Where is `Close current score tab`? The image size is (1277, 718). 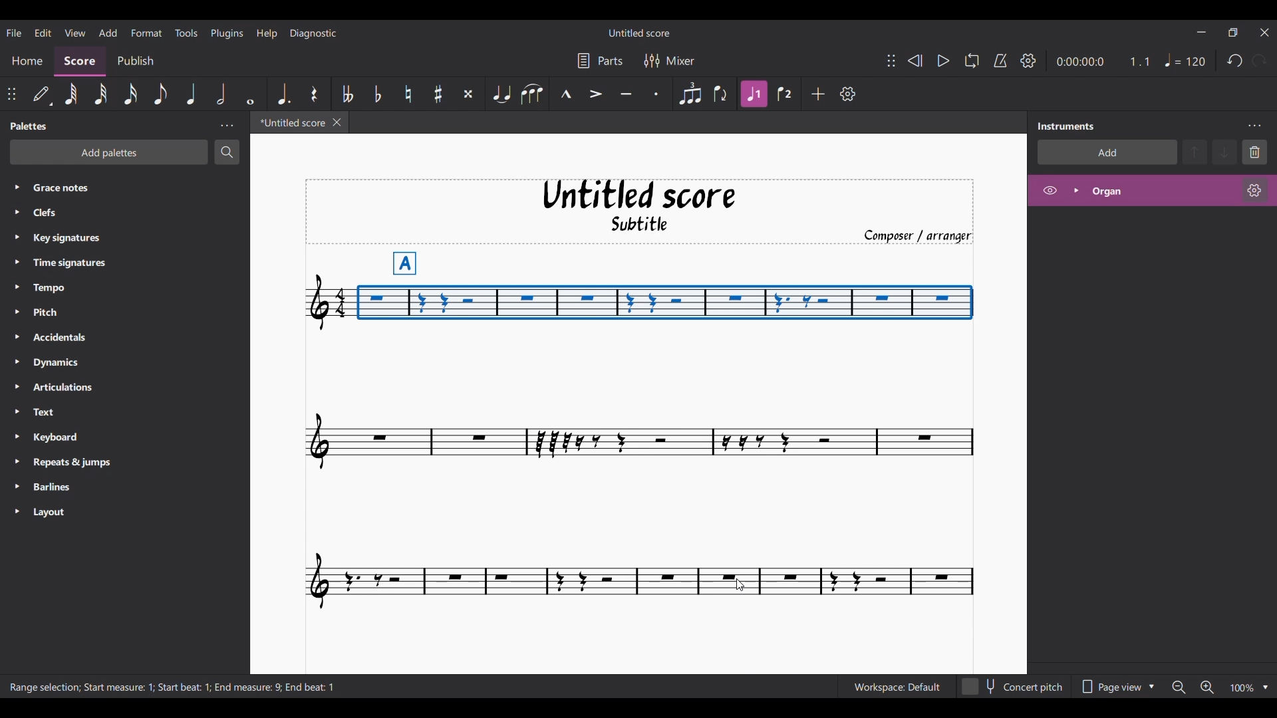 Close current score tab is located at coordinates (337, 122).